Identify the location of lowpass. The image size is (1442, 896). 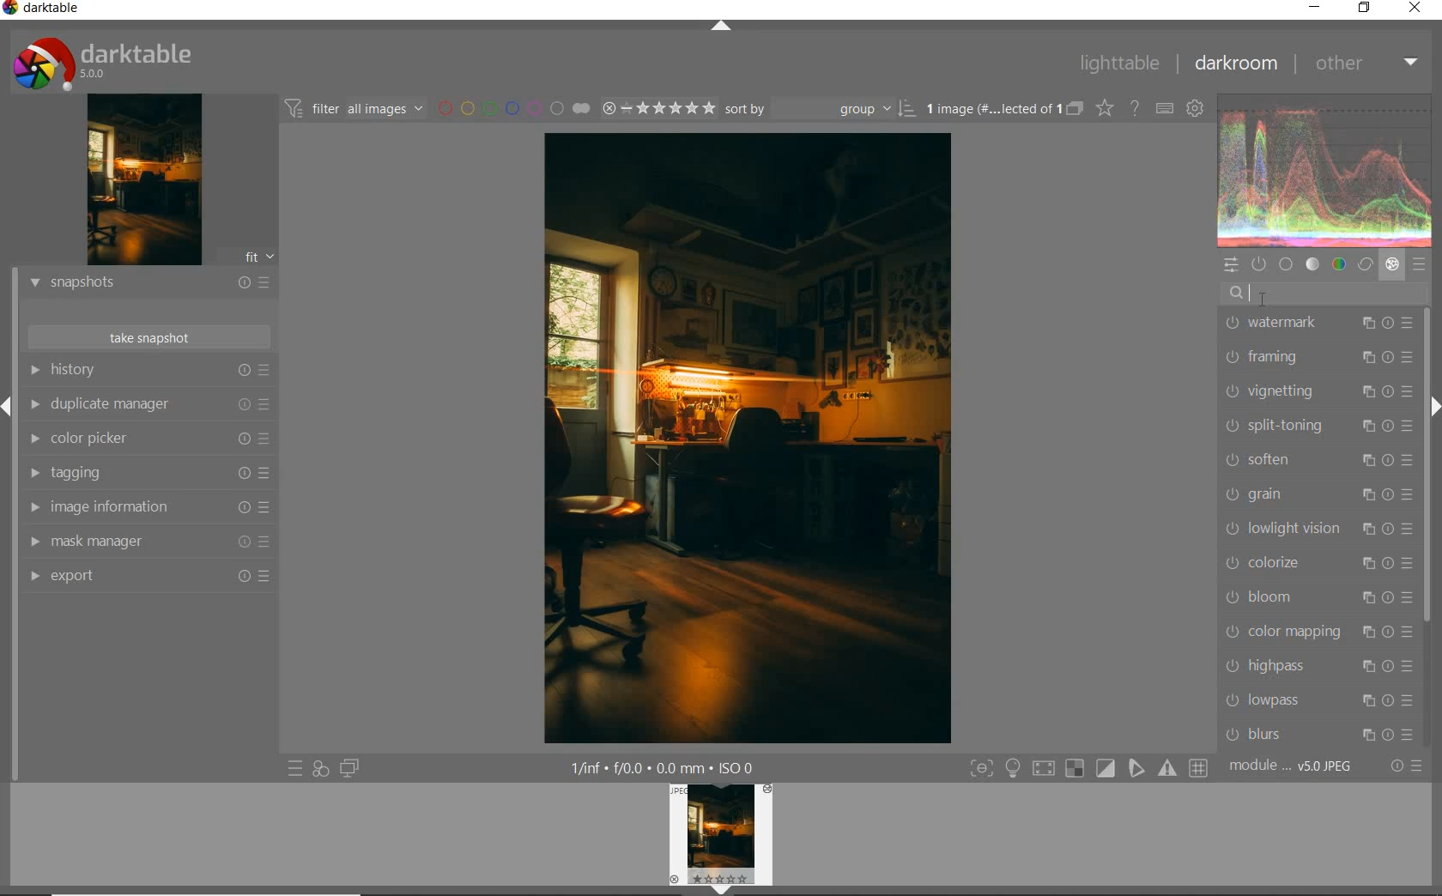
(1318, 701).